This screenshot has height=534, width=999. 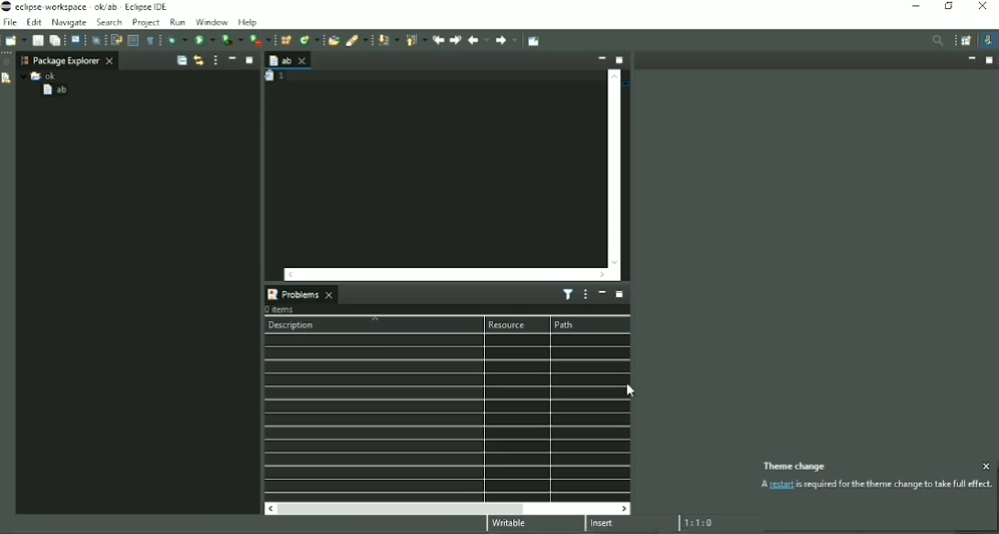 What do you see at coordinates (288, 59) in the screenshot?
I see `ab` at bounding box center [288, 59].